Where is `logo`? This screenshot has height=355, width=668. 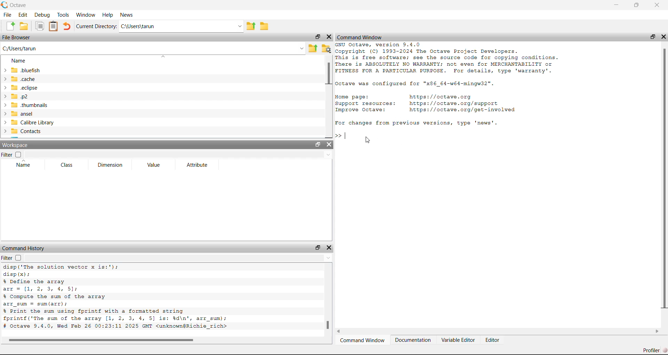 logo is located at coordinates (5, 5).